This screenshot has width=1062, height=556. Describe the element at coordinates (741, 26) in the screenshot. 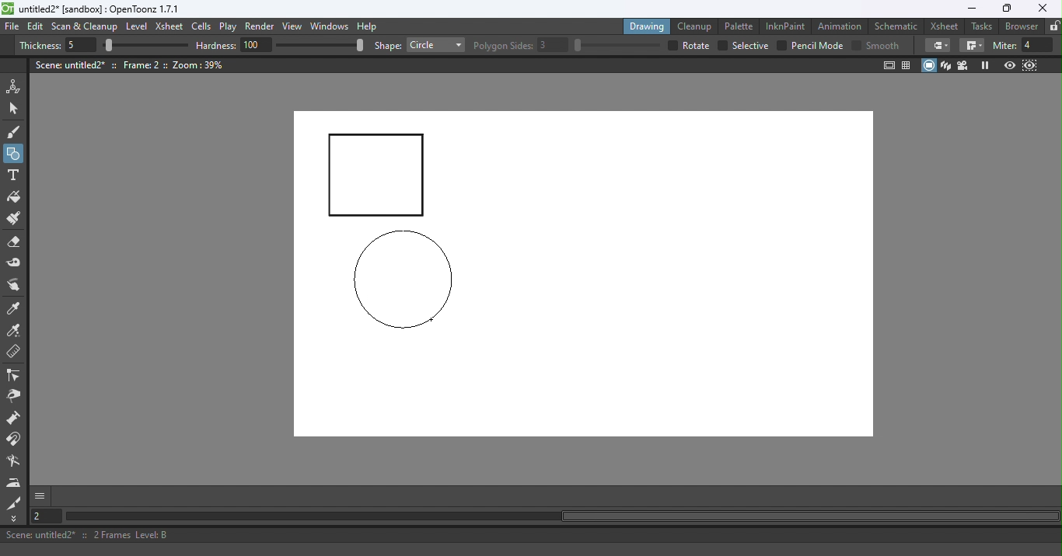

I see `Palette` at that location.